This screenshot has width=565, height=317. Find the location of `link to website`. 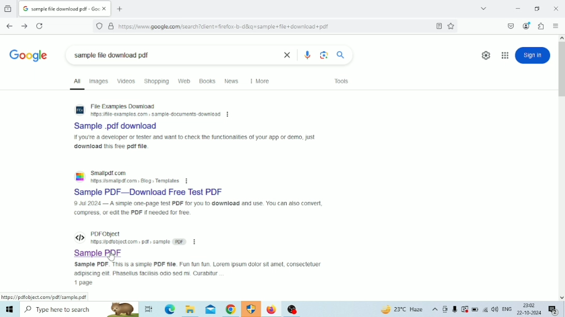

link to website is located at coordinates (135, 181).